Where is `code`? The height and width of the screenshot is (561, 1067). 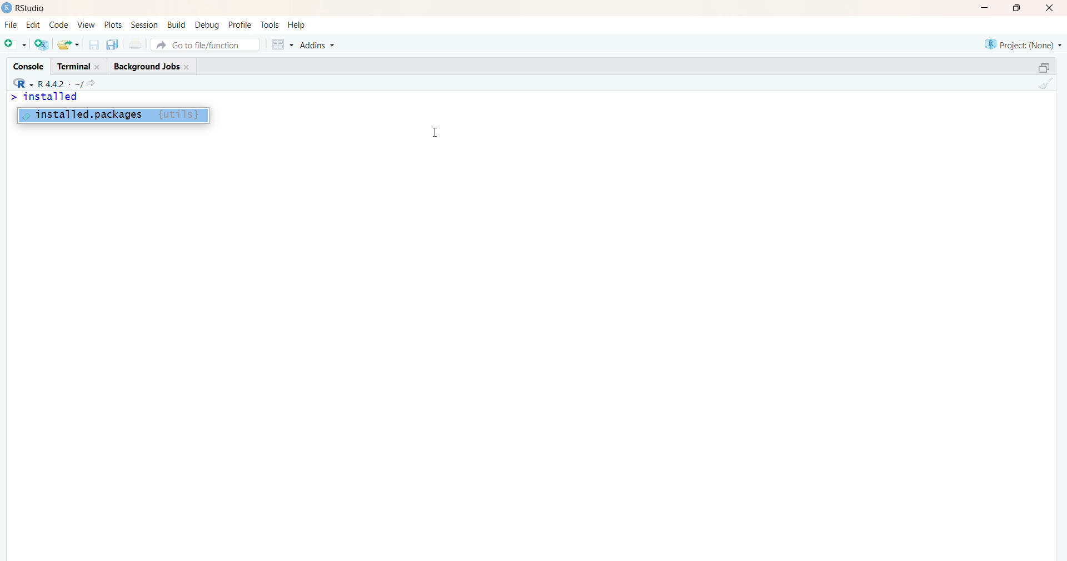
code is located at coordinates (58, 25).